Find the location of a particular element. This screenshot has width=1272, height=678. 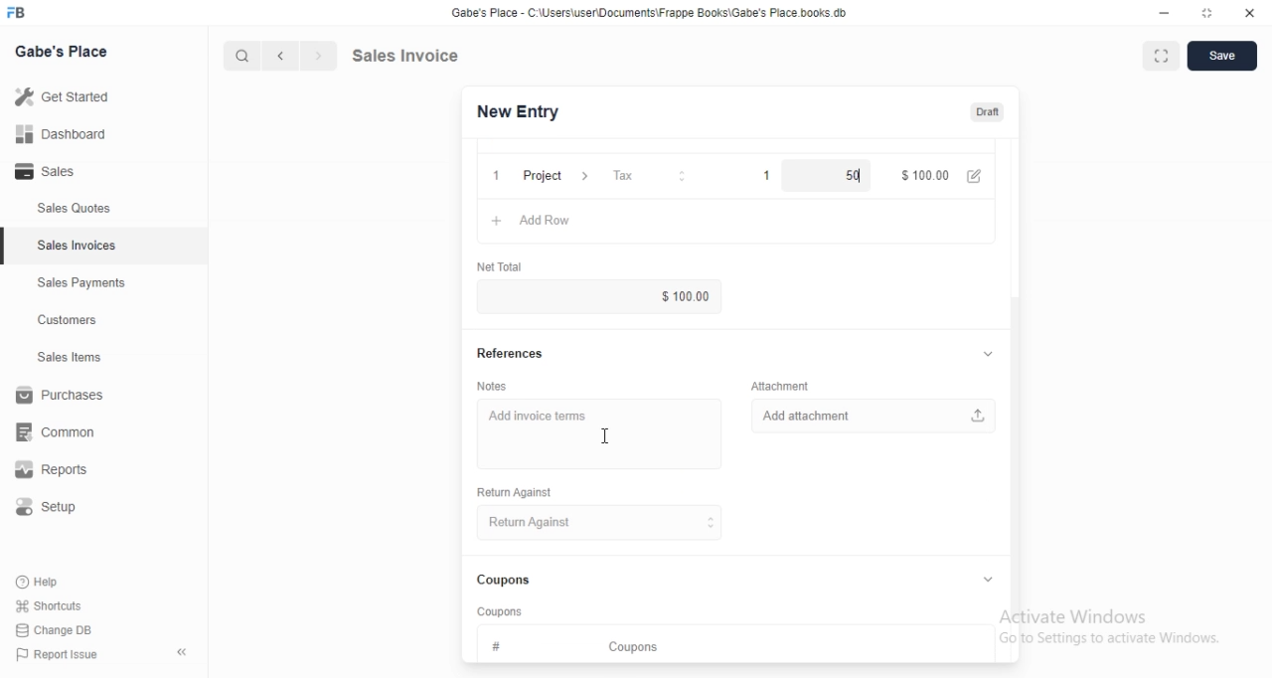

close is located at coordinates (1249, 14).